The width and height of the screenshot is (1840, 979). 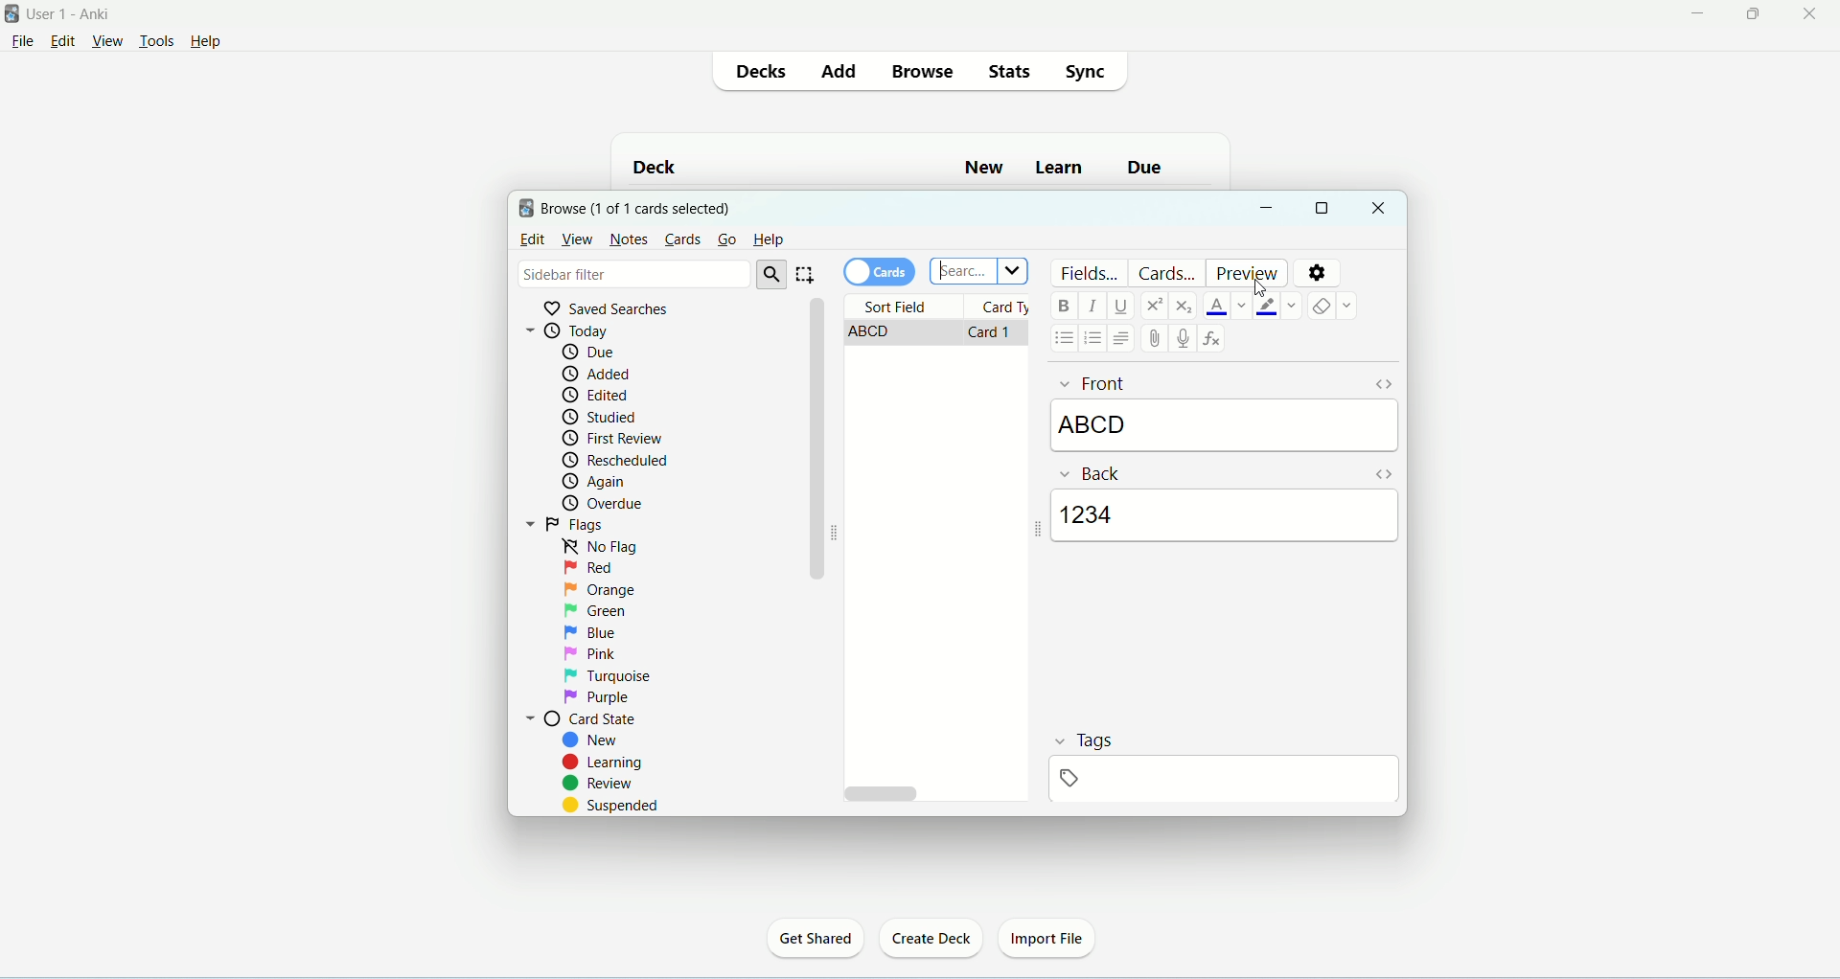 I want to click on view, so click(x=108, y=40).